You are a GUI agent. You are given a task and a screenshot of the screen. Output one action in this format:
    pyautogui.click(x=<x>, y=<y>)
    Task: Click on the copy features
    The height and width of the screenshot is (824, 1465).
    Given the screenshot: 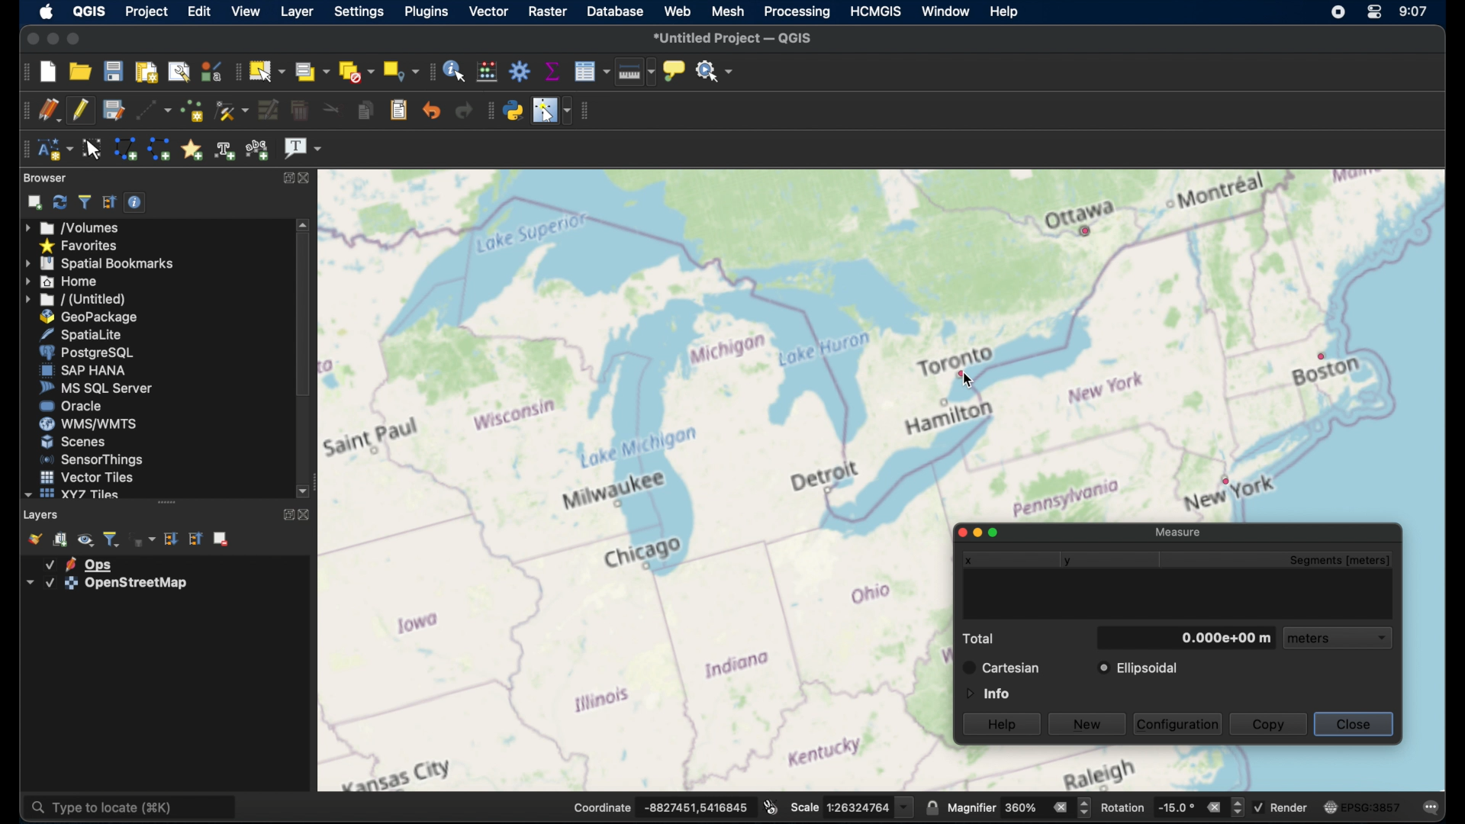 What is the action you would take?
    pyautogui.click(x=364, y=111)
    